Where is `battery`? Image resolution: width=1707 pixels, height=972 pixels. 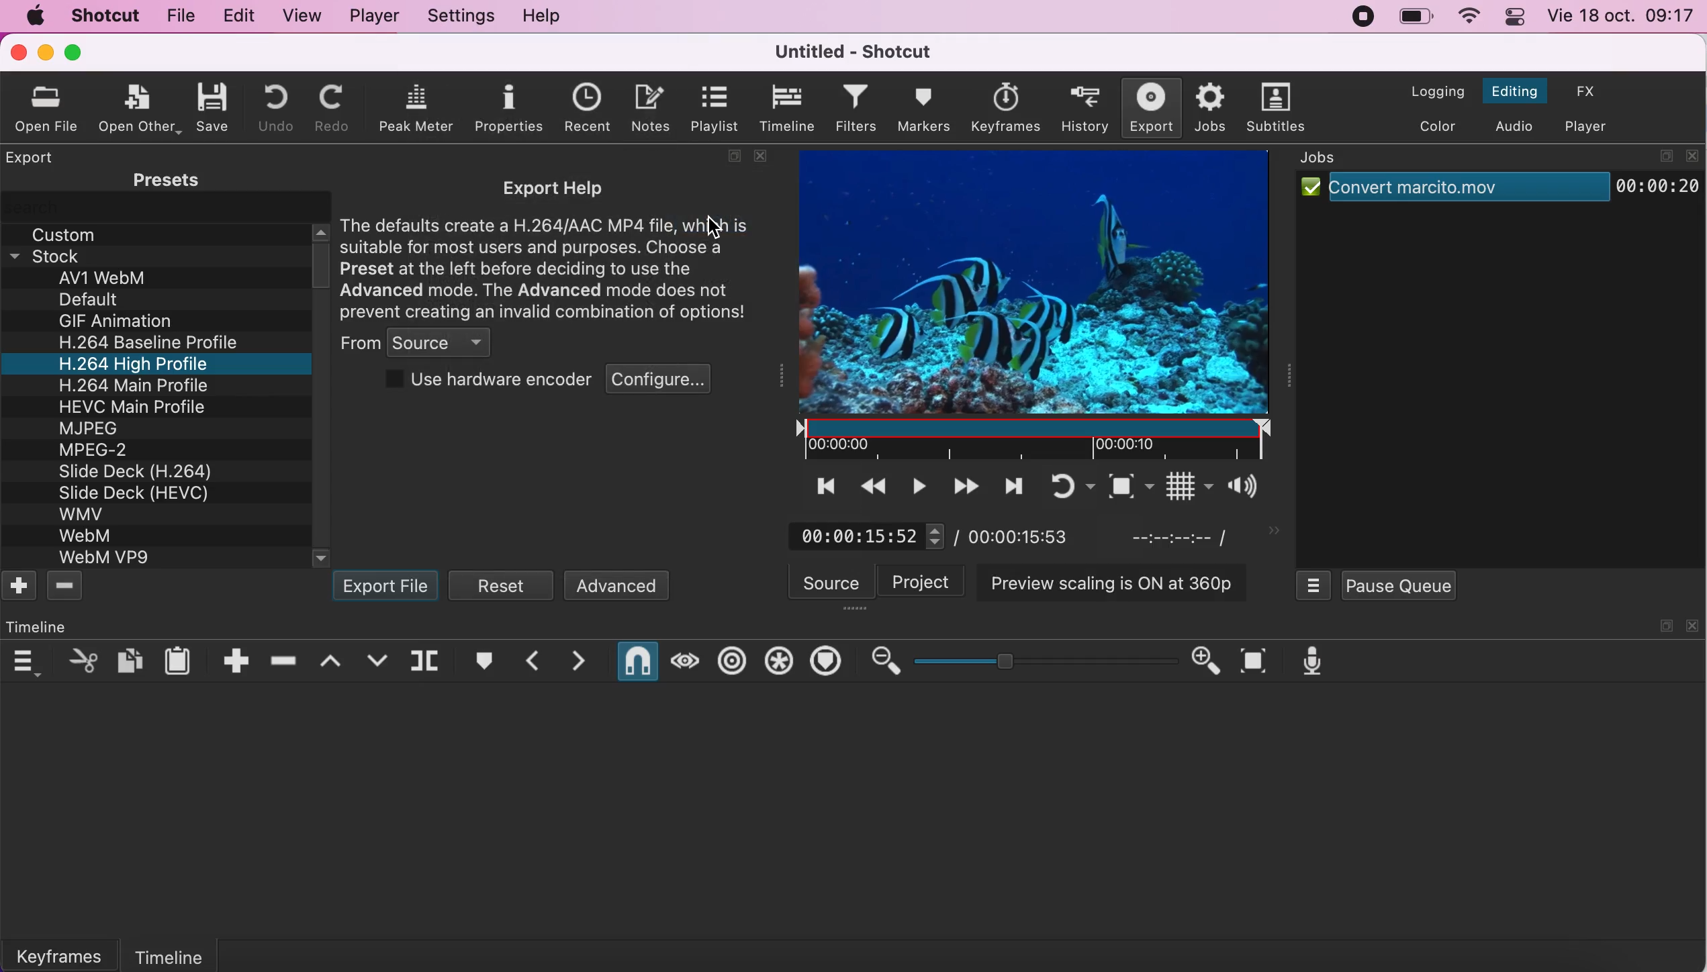
battery is located at coordinates (1416, 17).